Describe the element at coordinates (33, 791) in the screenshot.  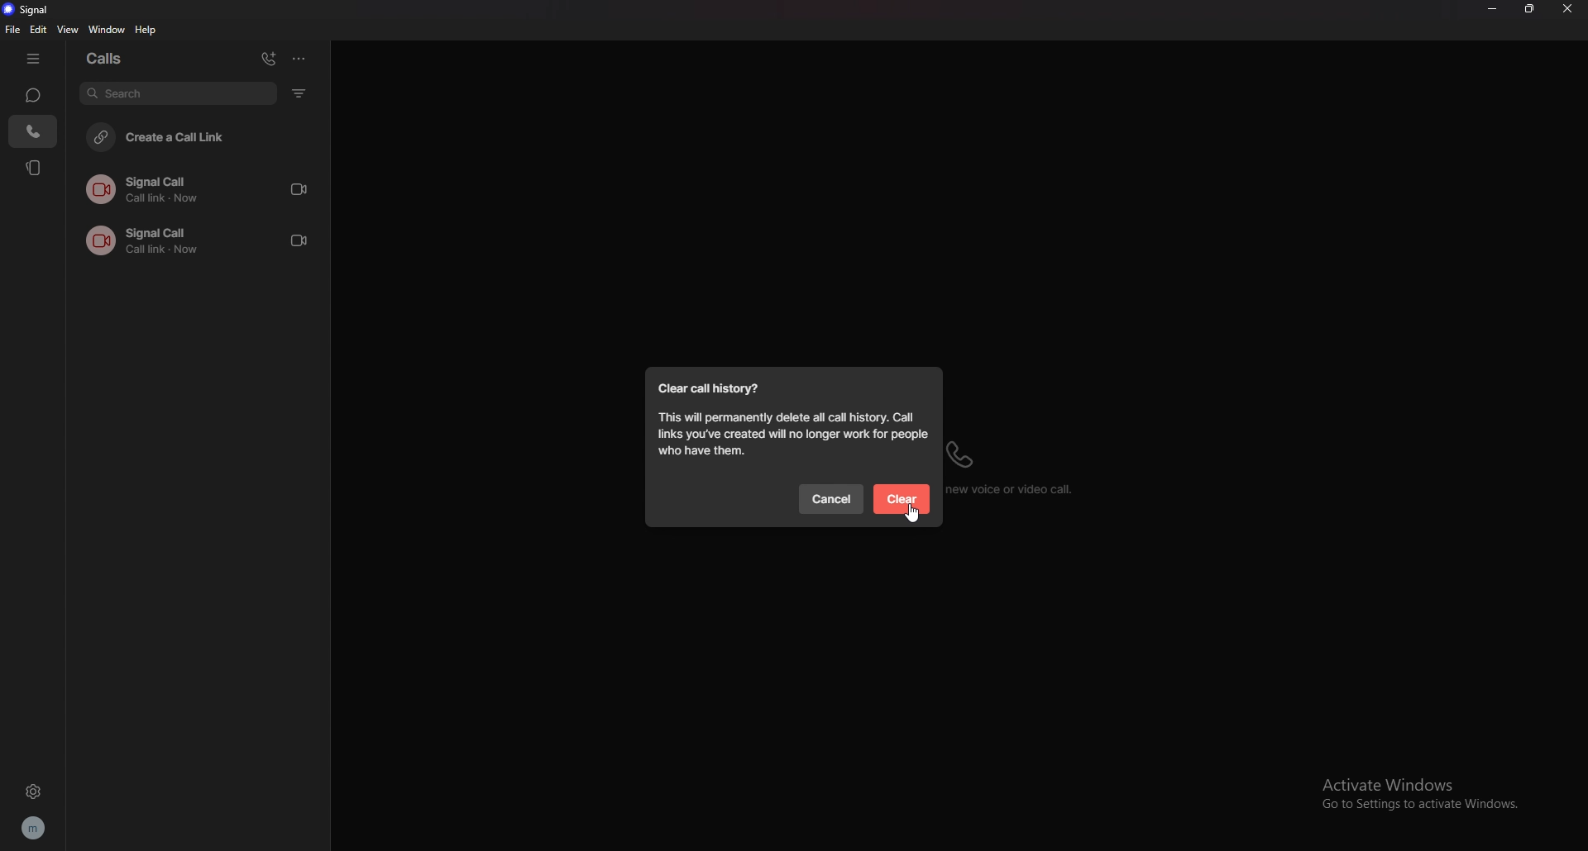
I see `settings` at that location.